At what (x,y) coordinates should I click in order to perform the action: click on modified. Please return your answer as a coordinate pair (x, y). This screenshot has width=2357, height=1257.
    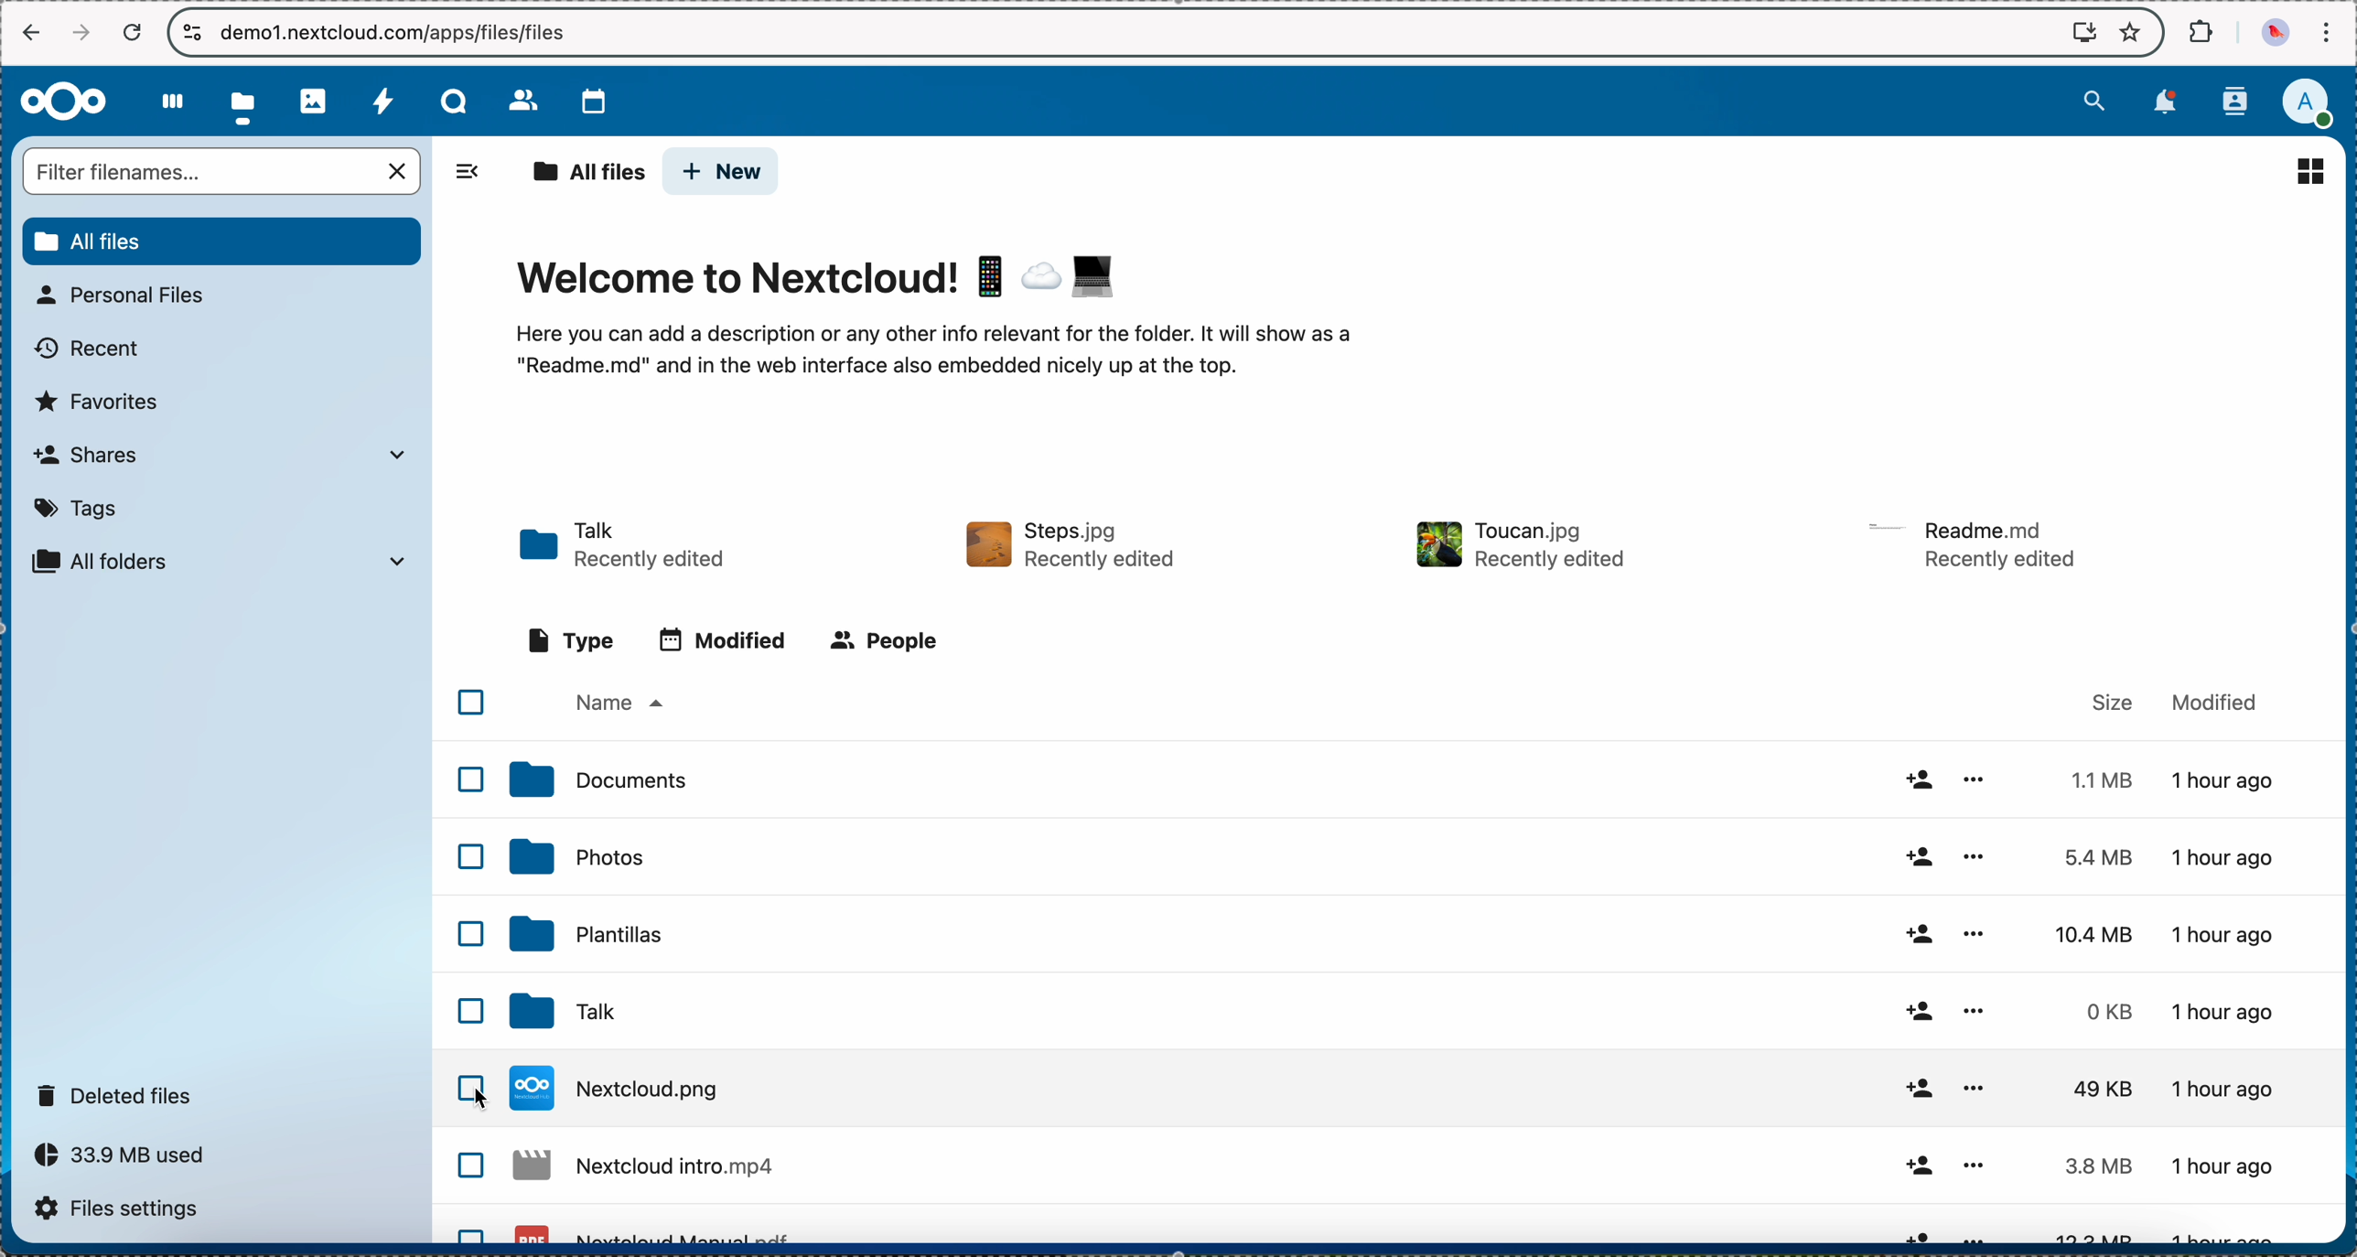
    Looking at the image, I should click on (723, 642).